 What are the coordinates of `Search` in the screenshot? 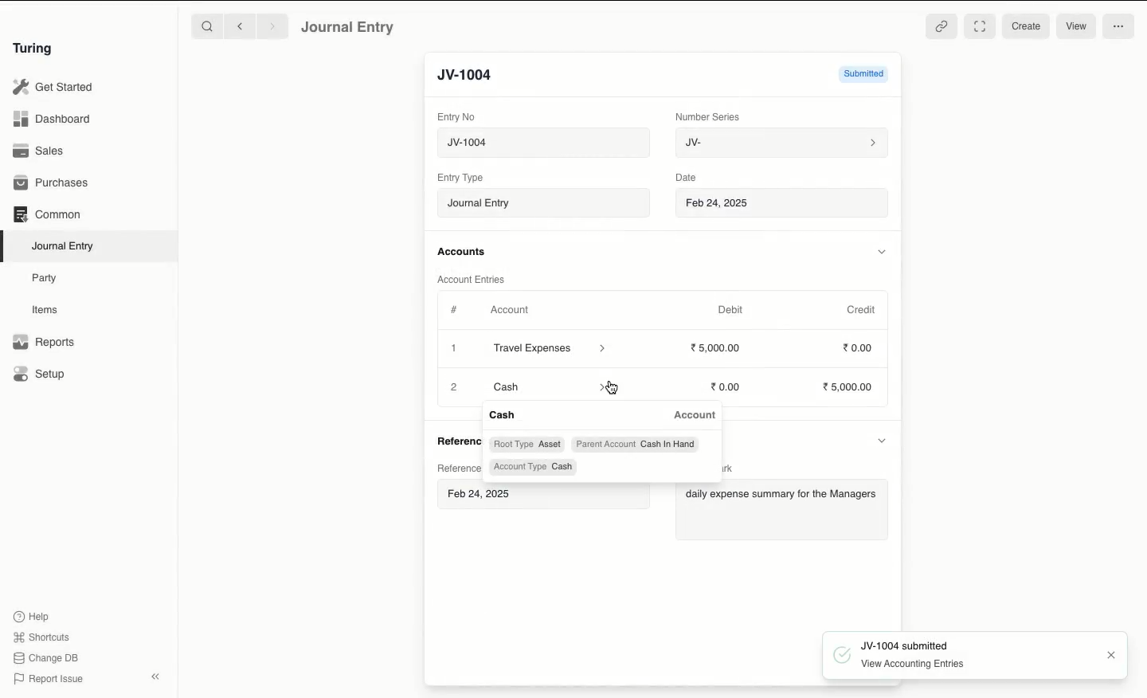 It's located at (206, 25).